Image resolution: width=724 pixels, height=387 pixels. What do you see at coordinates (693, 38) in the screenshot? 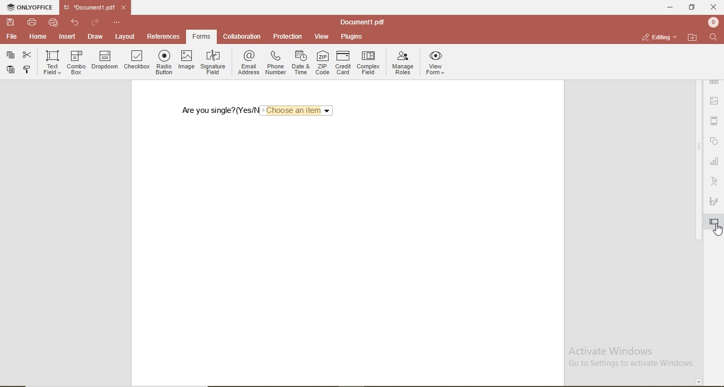
I see `open file location` at bounding box center [693, 38].